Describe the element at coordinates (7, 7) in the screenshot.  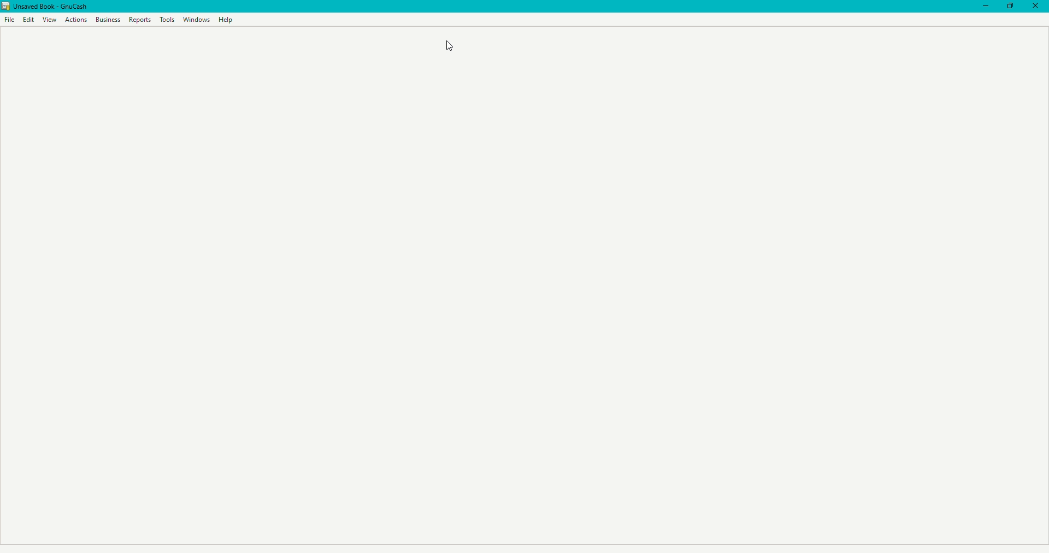
I see `logo` at that location.